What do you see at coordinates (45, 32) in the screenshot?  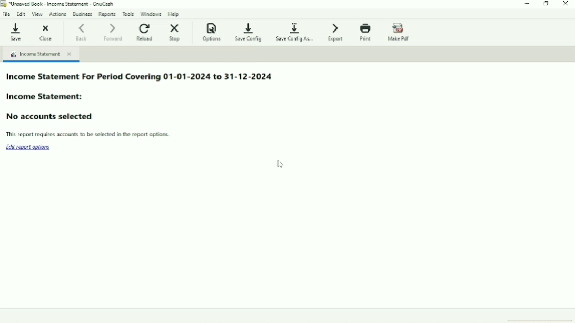 I see `Close` at bounding box center [45, 32].